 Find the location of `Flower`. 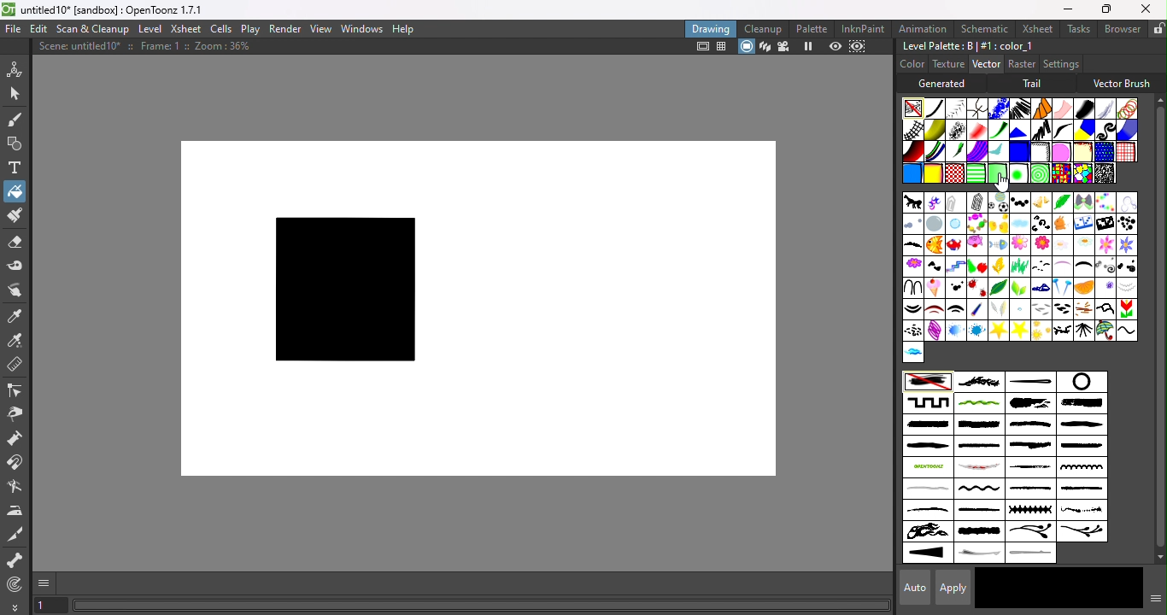

Flower is located at coordinates (912, 266).